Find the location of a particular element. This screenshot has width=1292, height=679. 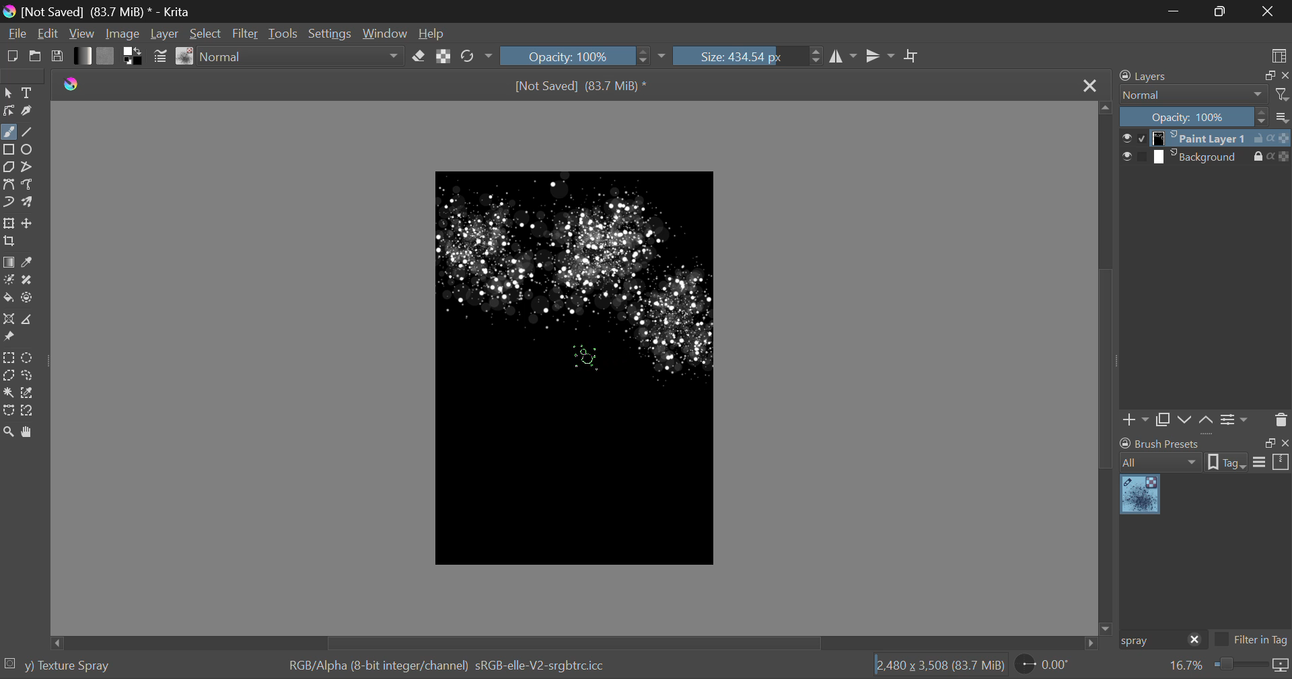

Eyedropper is located at coordinates (29, 264).